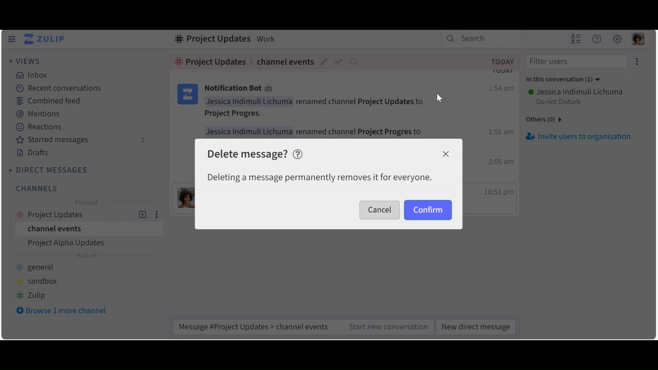 The width and height of the screenshot is (658, 370). What do you see at coordinates (39, 267) in the screenshot?
I see `general` at bounding box center [39, 267].